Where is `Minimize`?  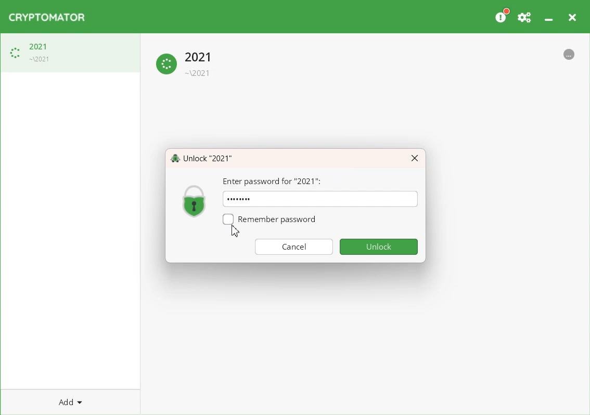
Minimize is located at coordinates (548, 15).